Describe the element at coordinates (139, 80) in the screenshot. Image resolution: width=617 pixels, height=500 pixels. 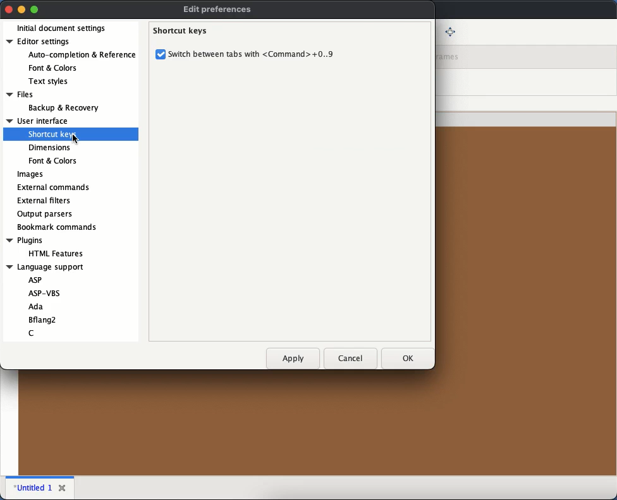
I see `scroll` at that location.